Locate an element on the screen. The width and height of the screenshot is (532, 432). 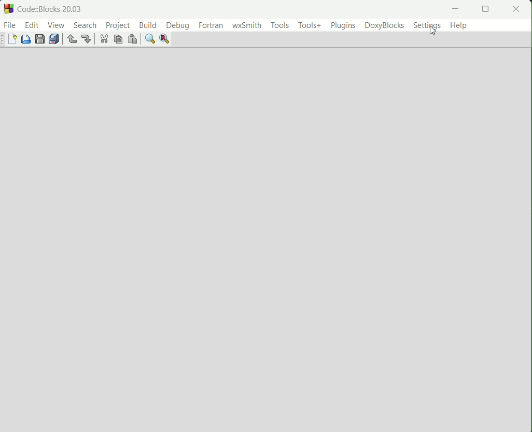
find is located at coordinates (150, 39).